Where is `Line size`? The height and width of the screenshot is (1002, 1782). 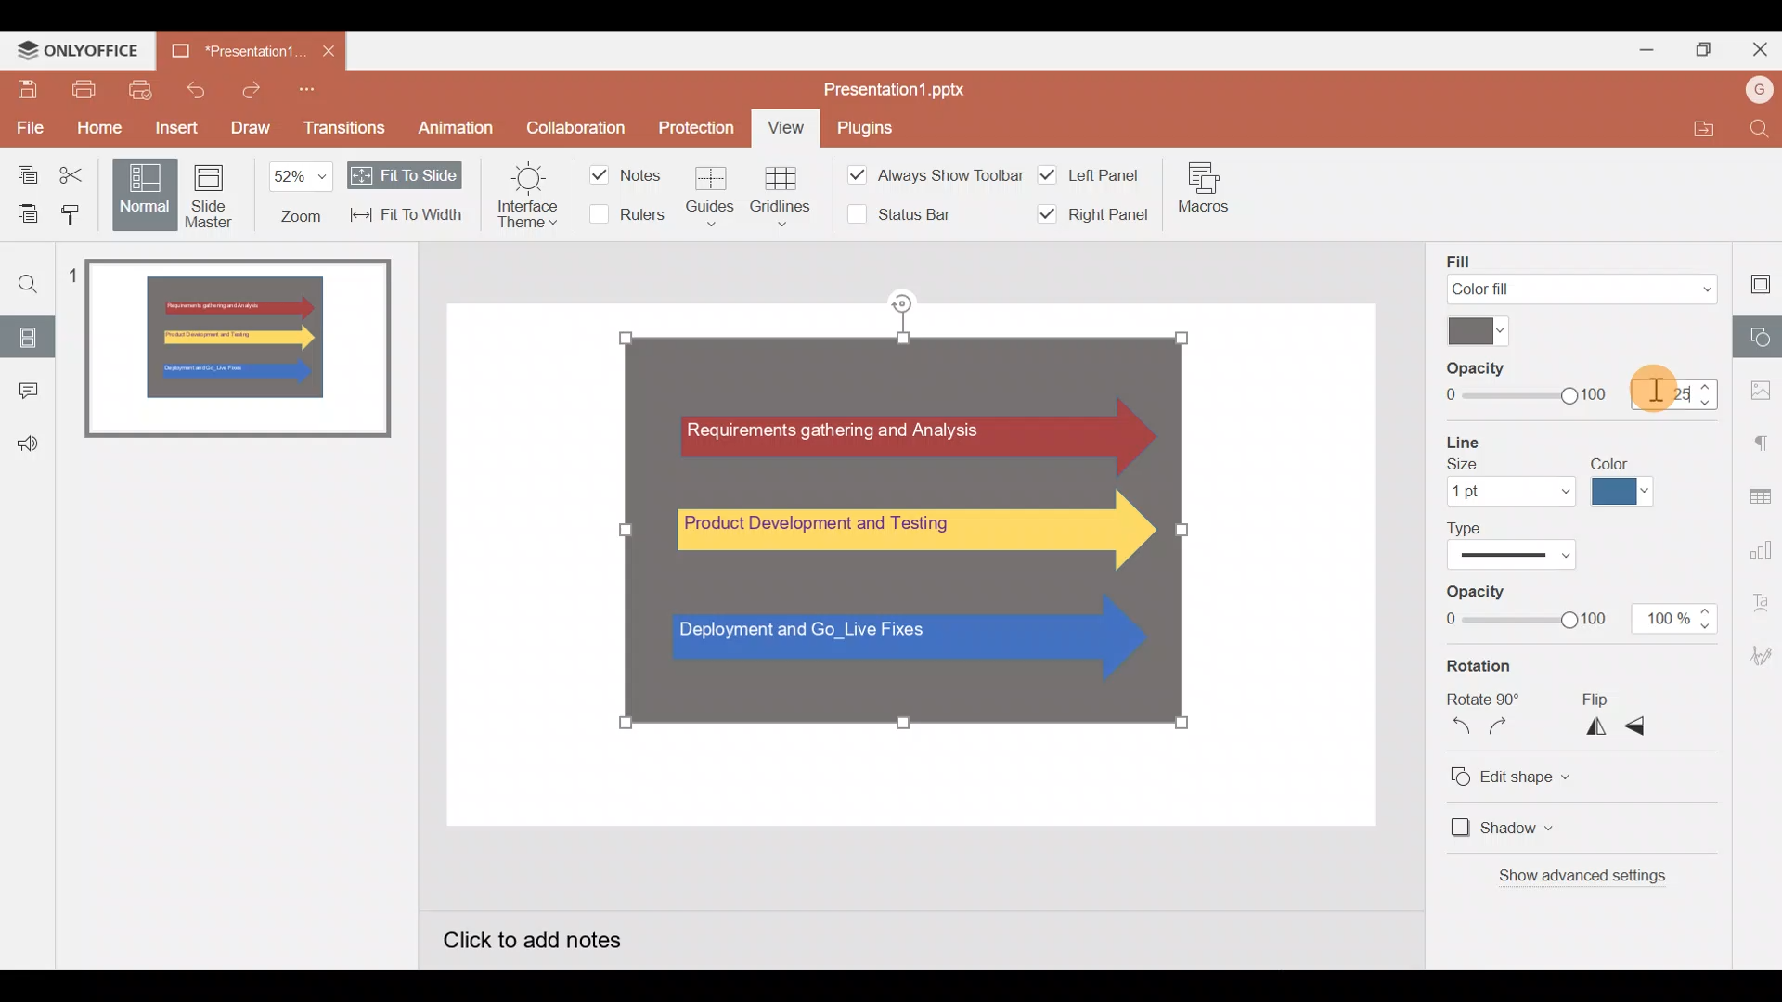 Line size is located at coordinates (1504, 469).